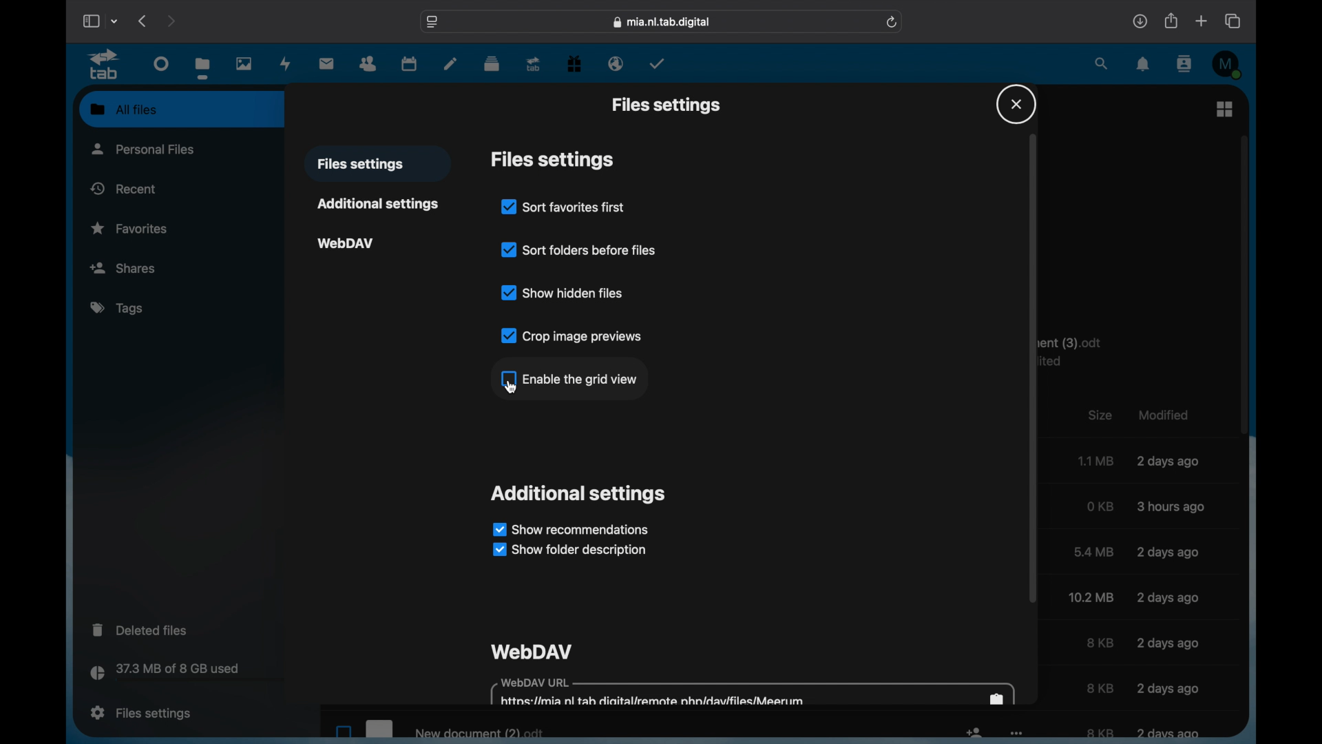 The image size is (1322, 744). What do you see at coordinates (118, 309) in the screenshot?
I see `tags` at bounding box center [118, 309].